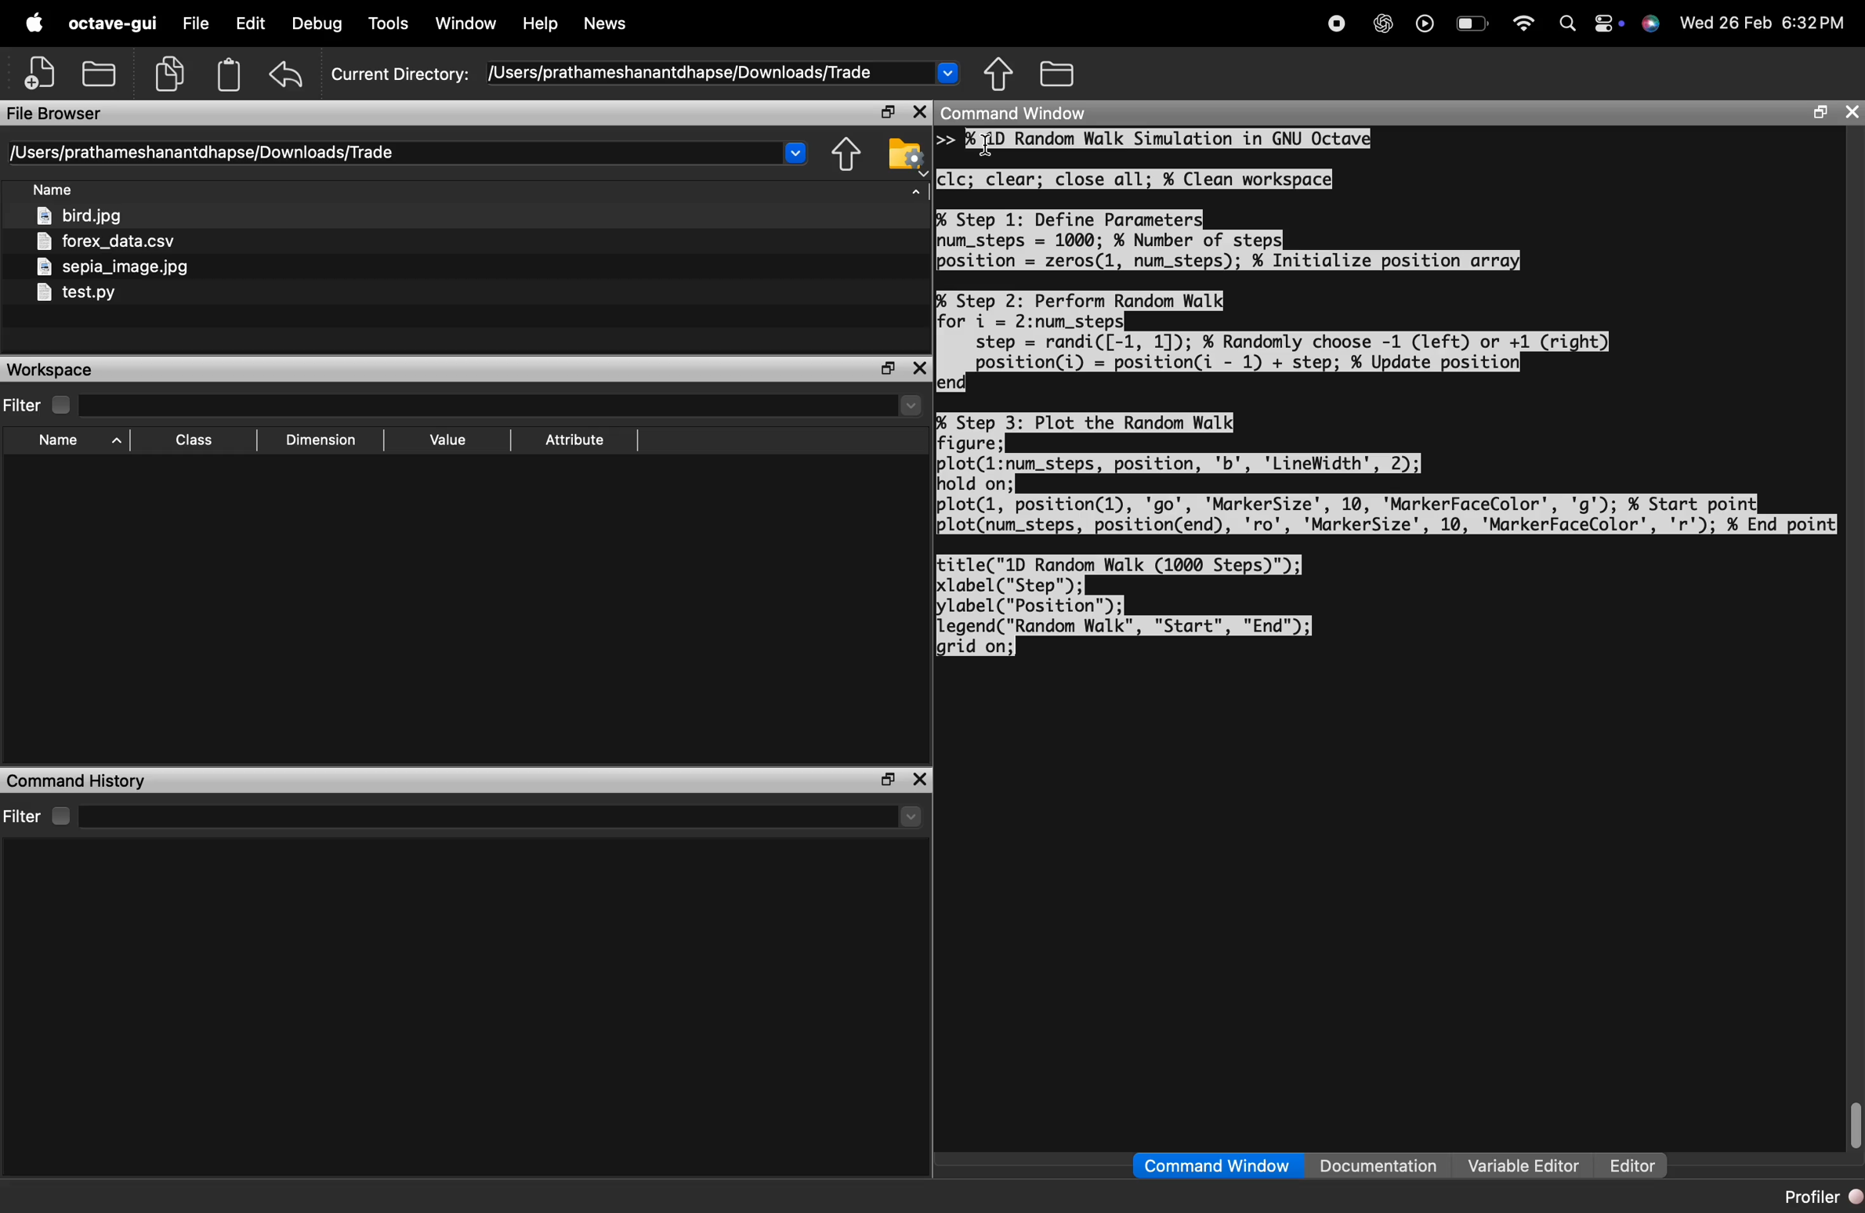 The image size is (1865, 1213). Describe the element at coordinates (1378, 1167) in the screenshot. I see `documentation` at that location.